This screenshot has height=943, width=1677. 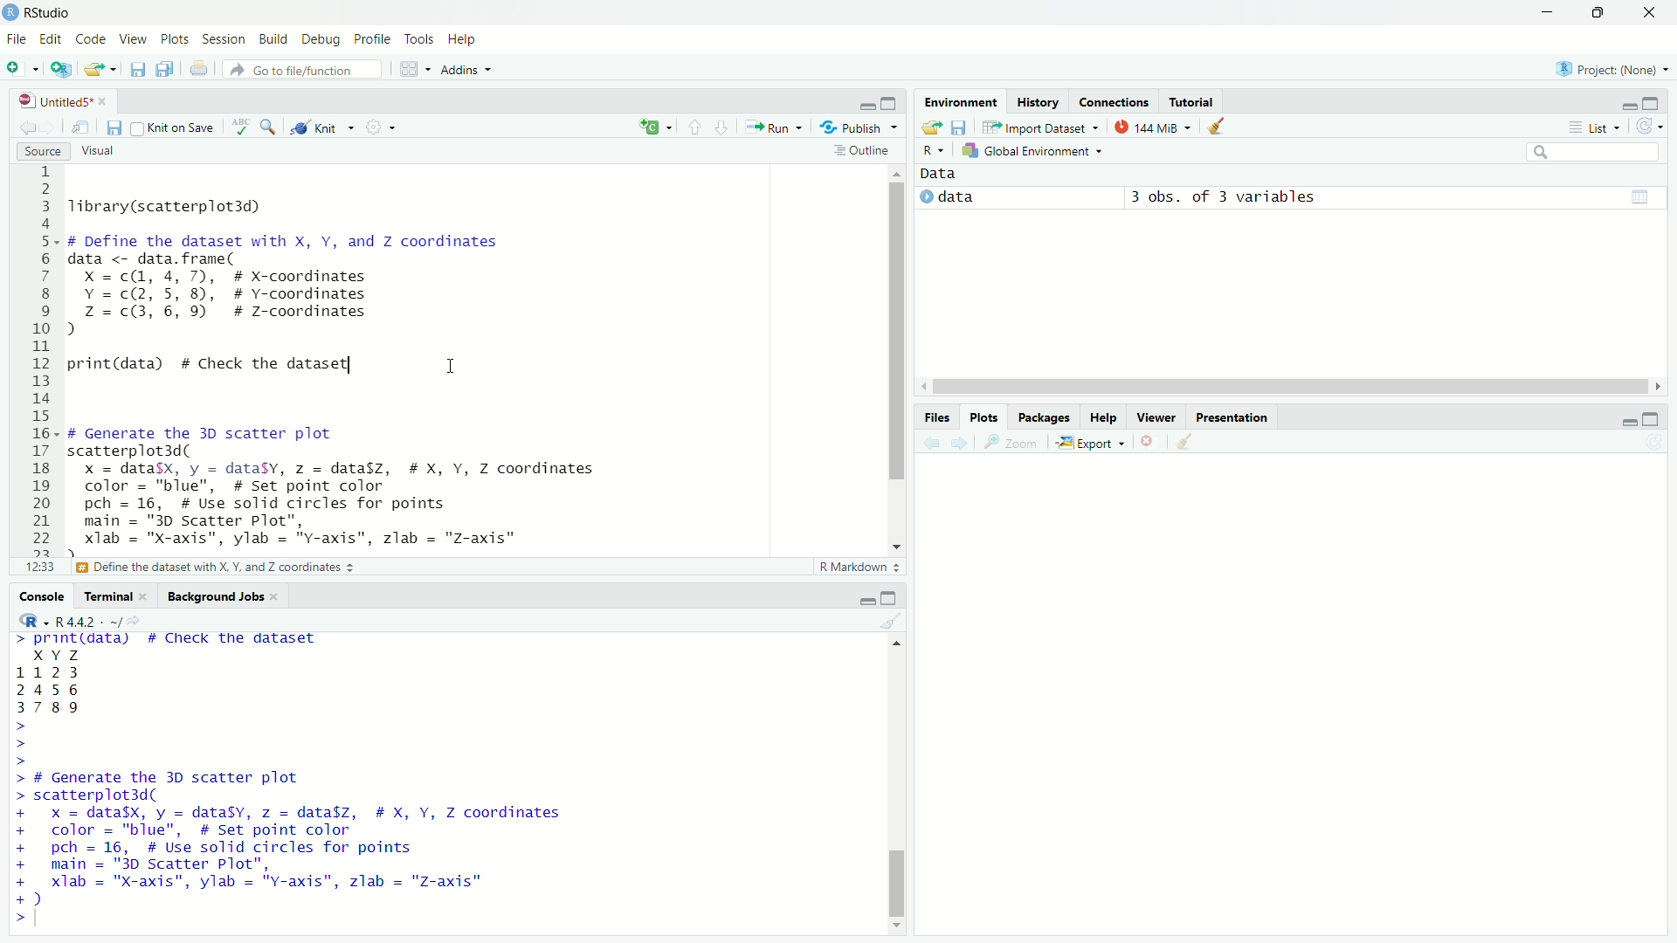 What do you see at coordinates (14, 921) in the screenshot?
I see `prompt  cursor` at bounding box center [14, 921].